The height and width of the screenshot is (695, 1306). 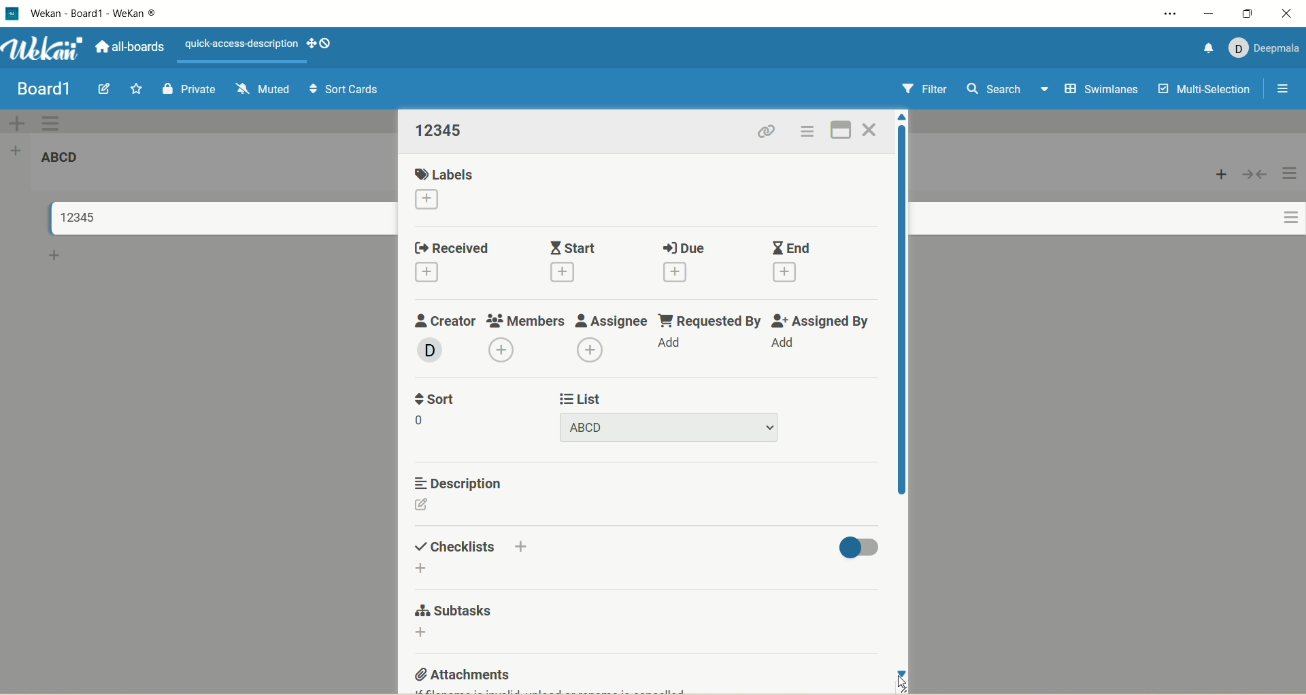 What do you see at coordinates (526, 318) in the screenshot?
I see `members` at bounding box center [526, 318].